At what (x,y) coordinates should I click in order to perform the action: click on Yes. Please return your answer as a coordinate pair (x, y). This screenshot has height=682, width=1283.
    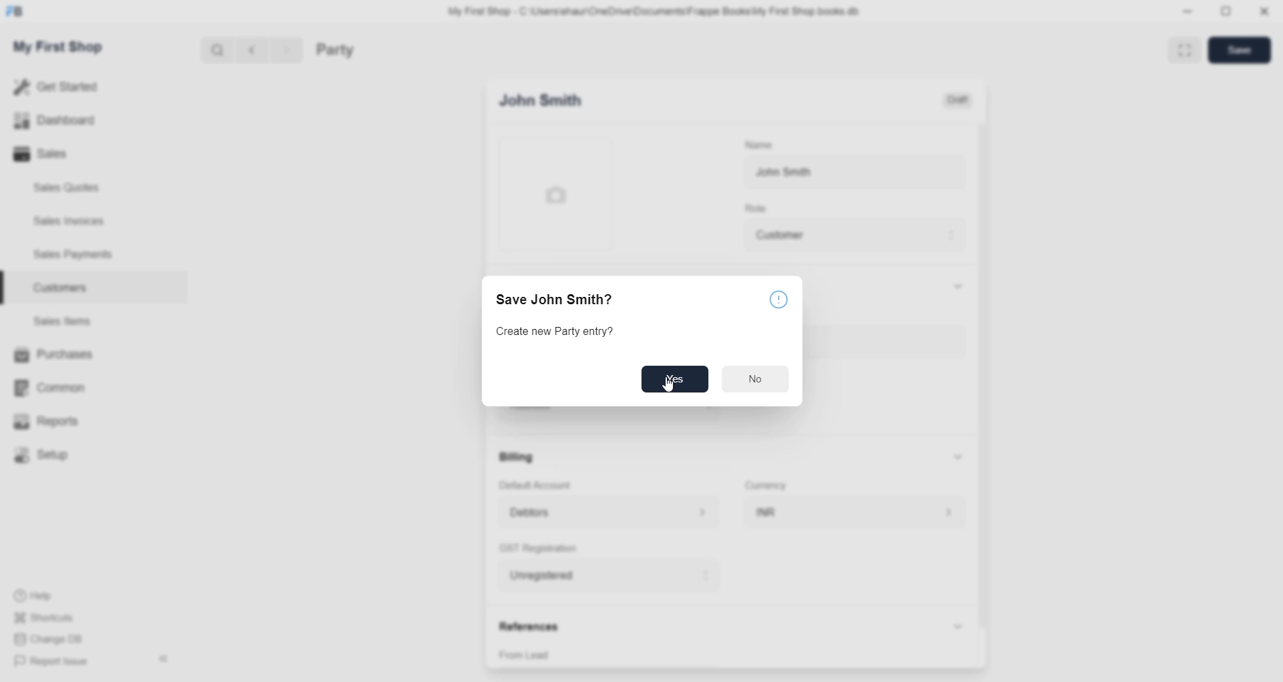
    Looking at the image, I should click on (672, 380).